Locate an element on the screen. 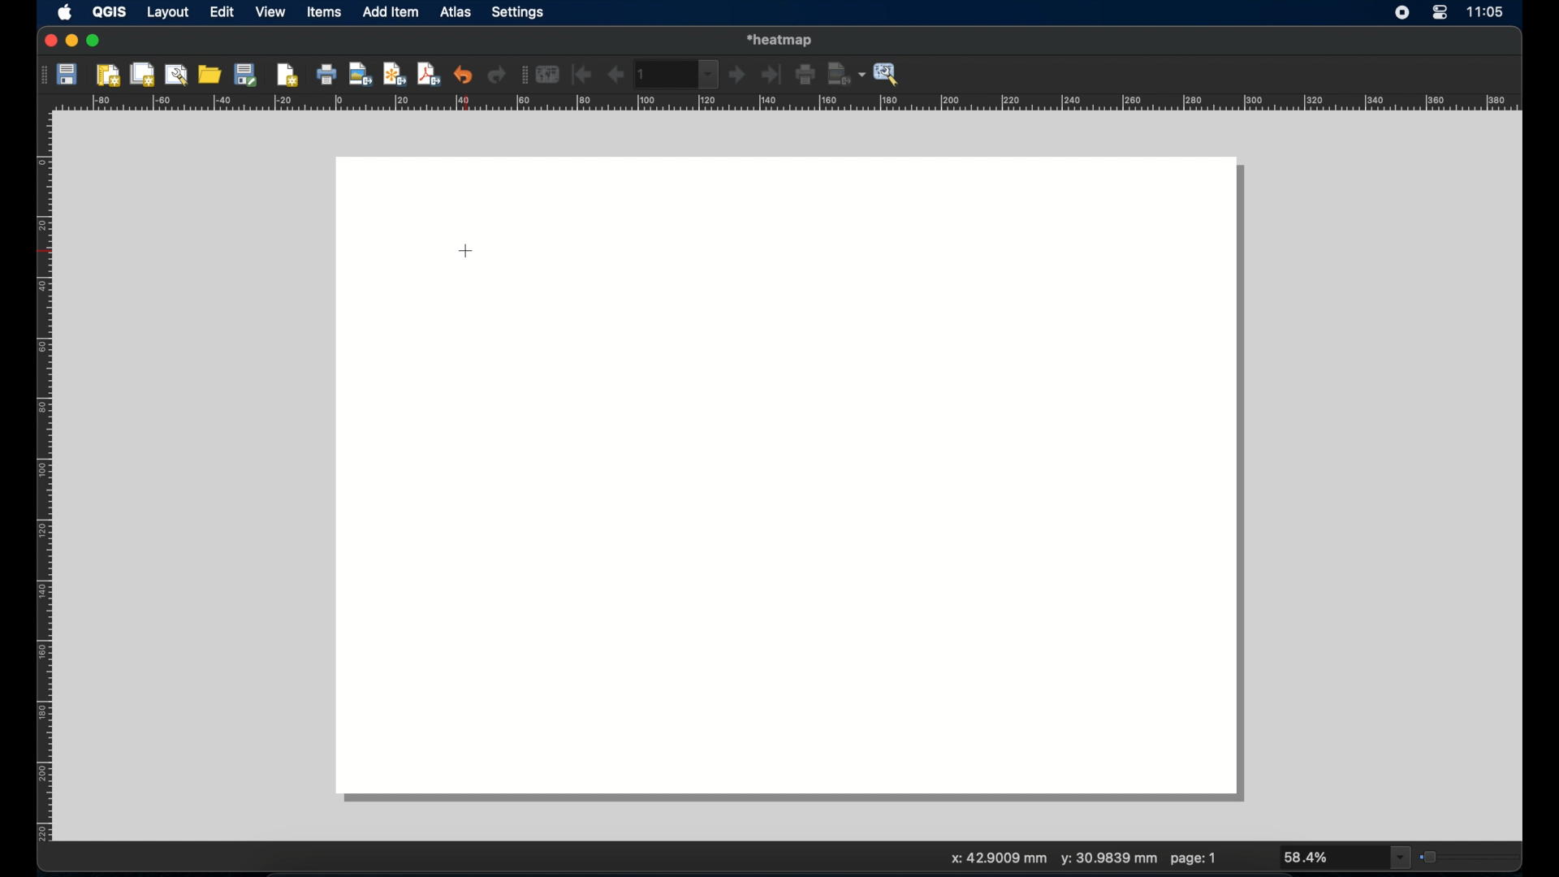 Image resolution: width=1559 pixels, height=877 pixels. save project is located at coordinates (69, 76).